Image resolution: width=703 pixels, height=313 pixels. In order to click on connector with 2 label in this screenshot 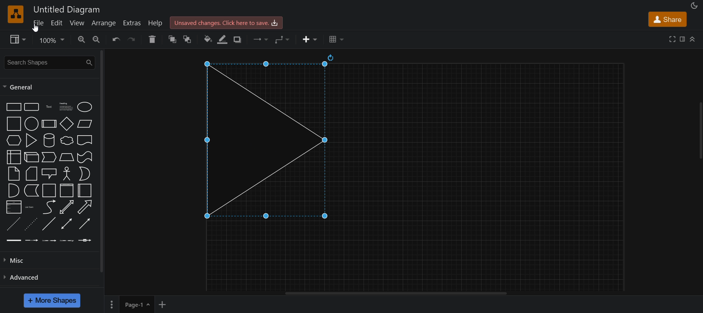, I will do `click(50, 240)`.